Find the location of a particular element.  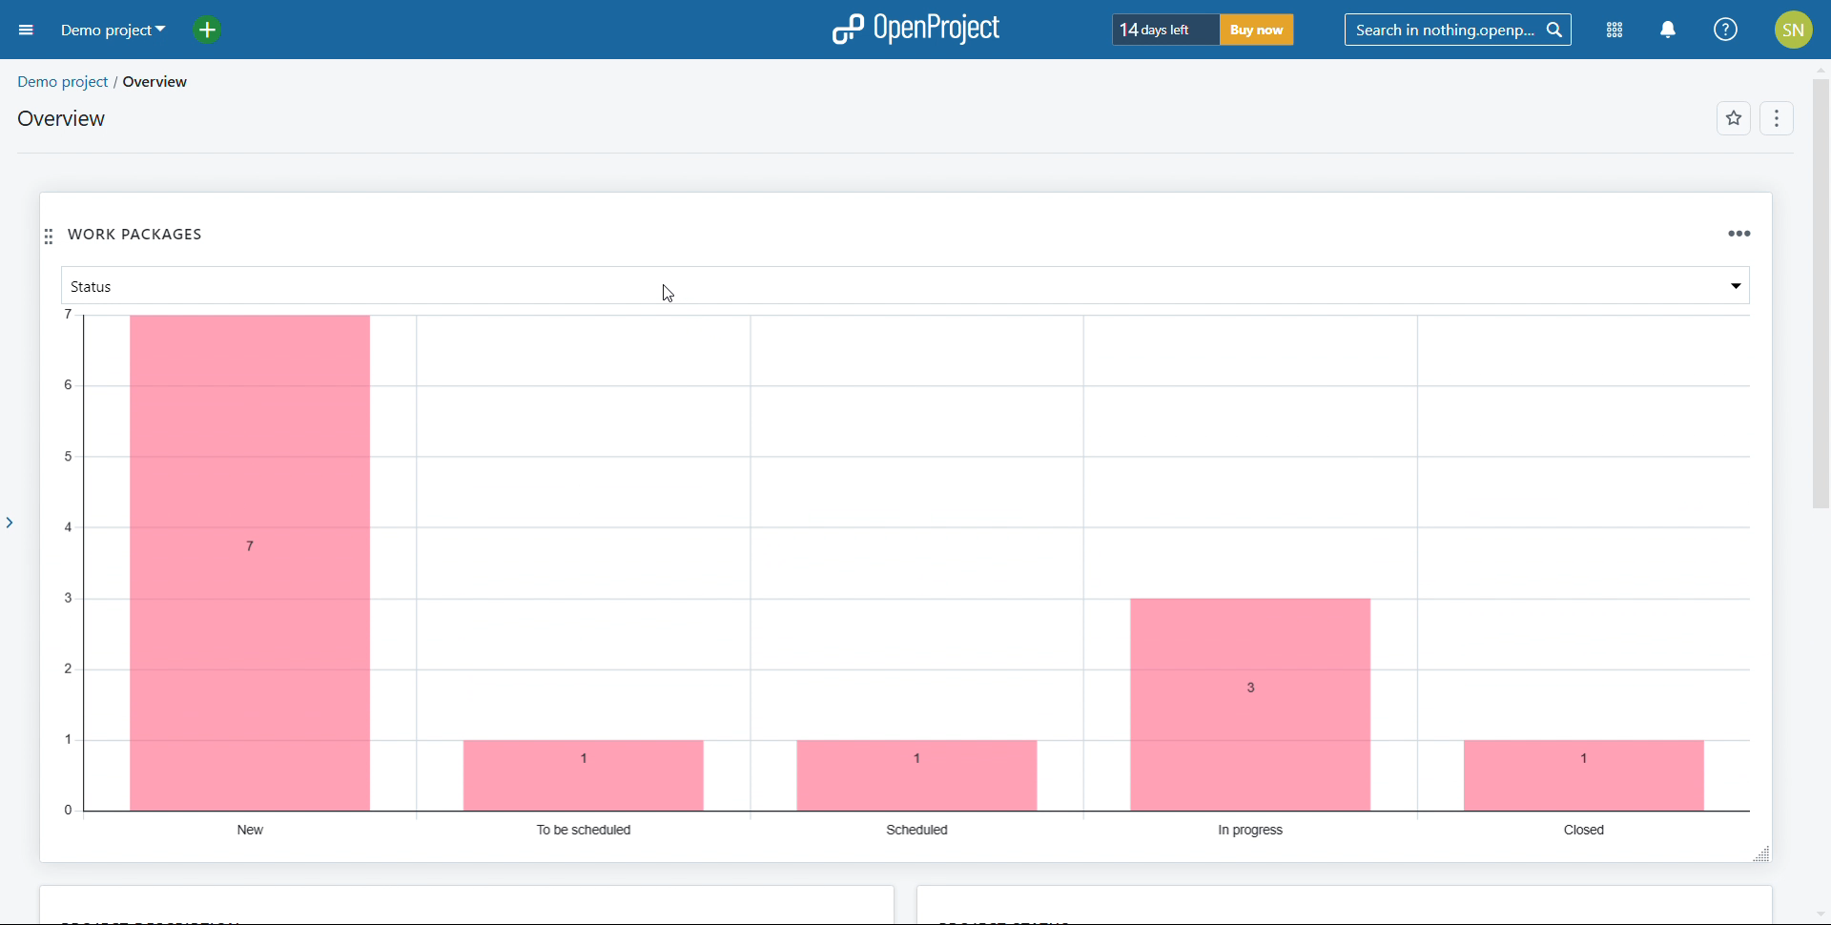

account is located at coordinates (1793, 29).